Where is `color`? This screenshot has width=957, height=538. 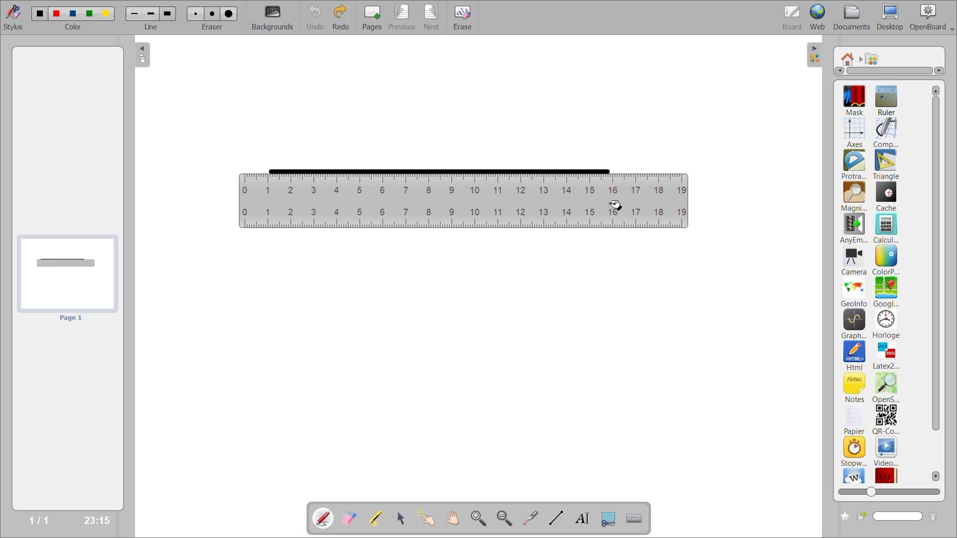
color is located at coordinates (72, 27).